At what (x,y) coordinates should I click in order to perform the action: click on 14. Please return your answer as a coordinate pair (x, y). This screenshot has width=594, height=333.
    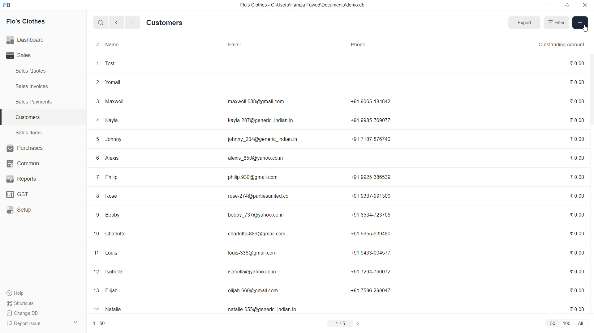
    Looking at the image, I should click on (97, 309).